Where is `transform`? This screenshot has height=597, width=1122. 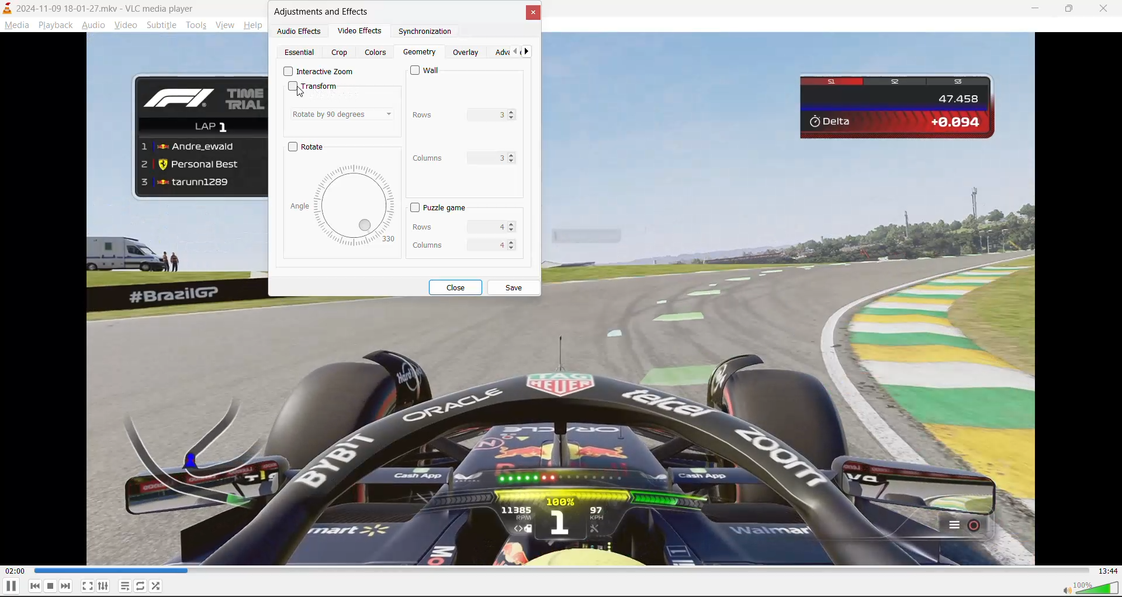 transform is located at coordinates (317, 86).